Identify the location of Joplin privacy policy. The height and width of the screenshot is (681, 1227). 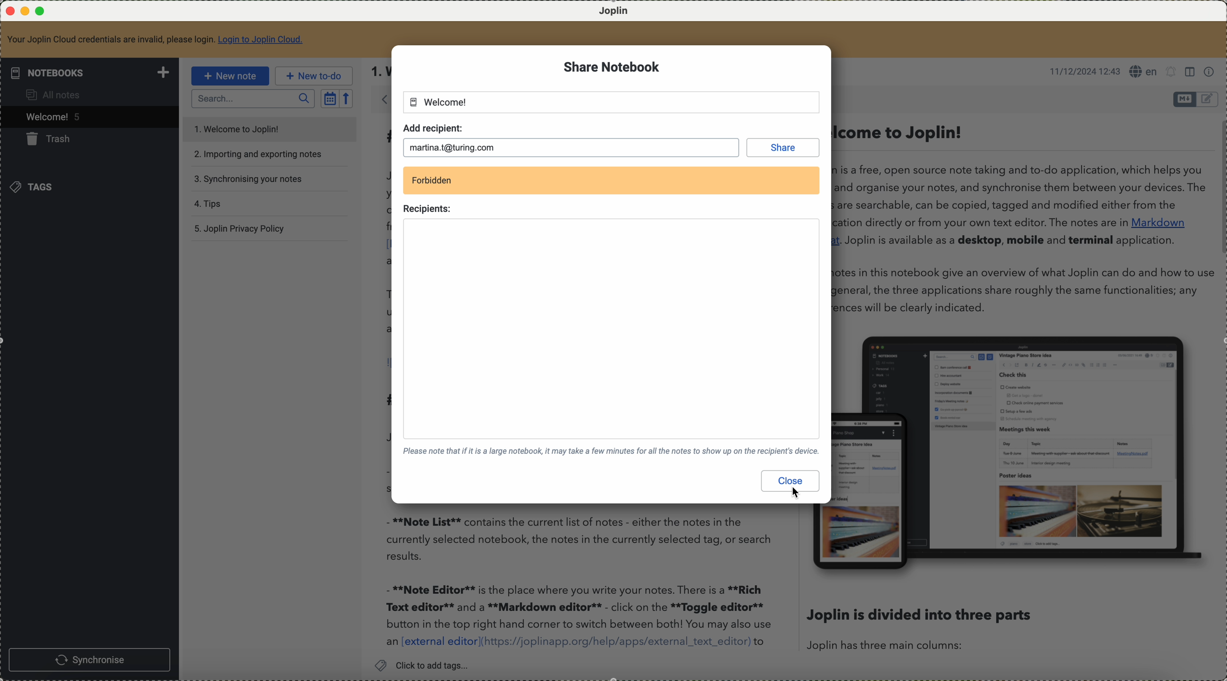
(239, 228).